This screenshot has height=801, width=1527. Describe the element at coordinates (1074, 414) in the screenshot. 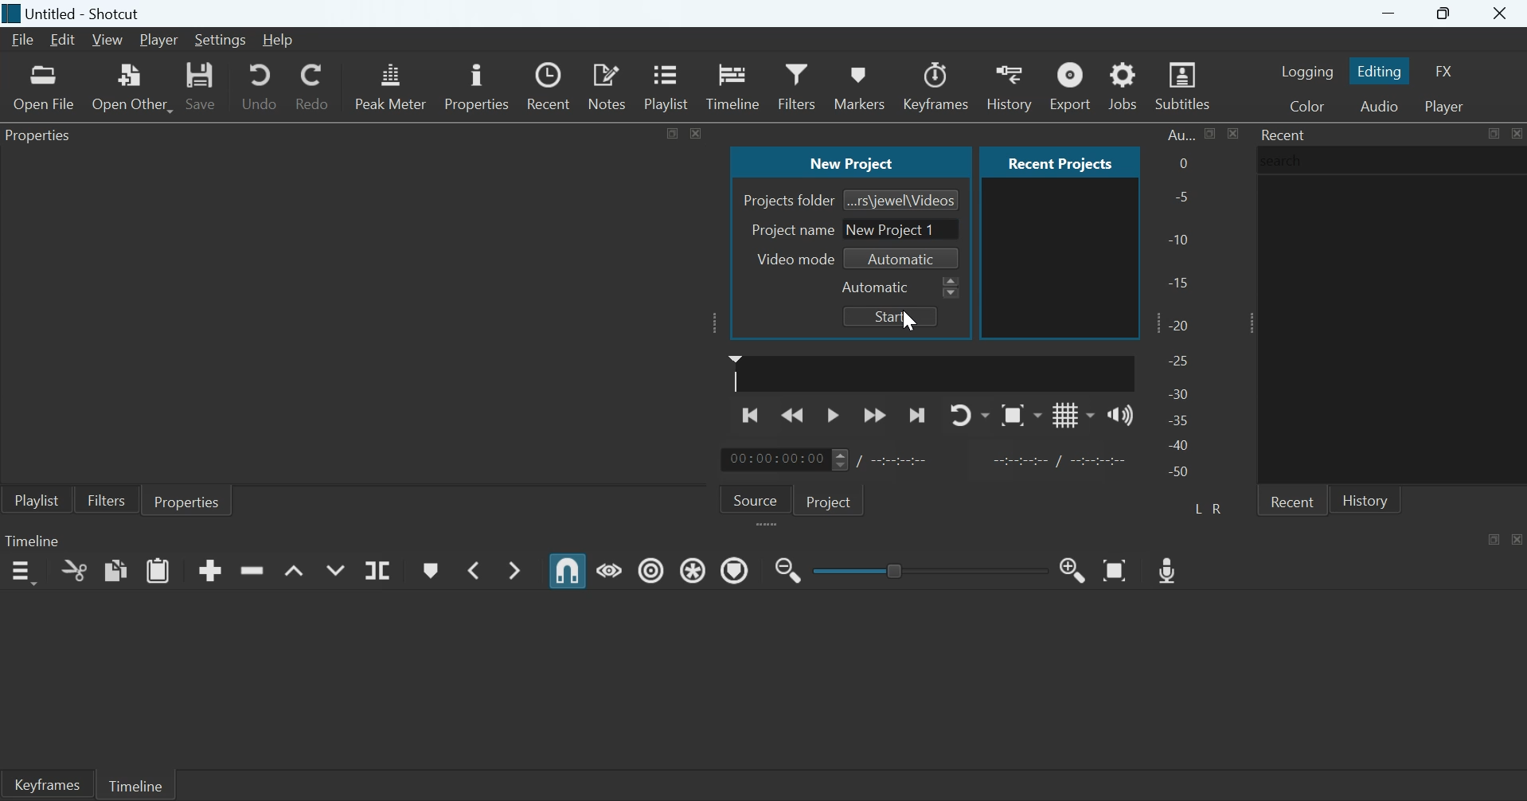

I see `Toggle grid display on the player` at that location.